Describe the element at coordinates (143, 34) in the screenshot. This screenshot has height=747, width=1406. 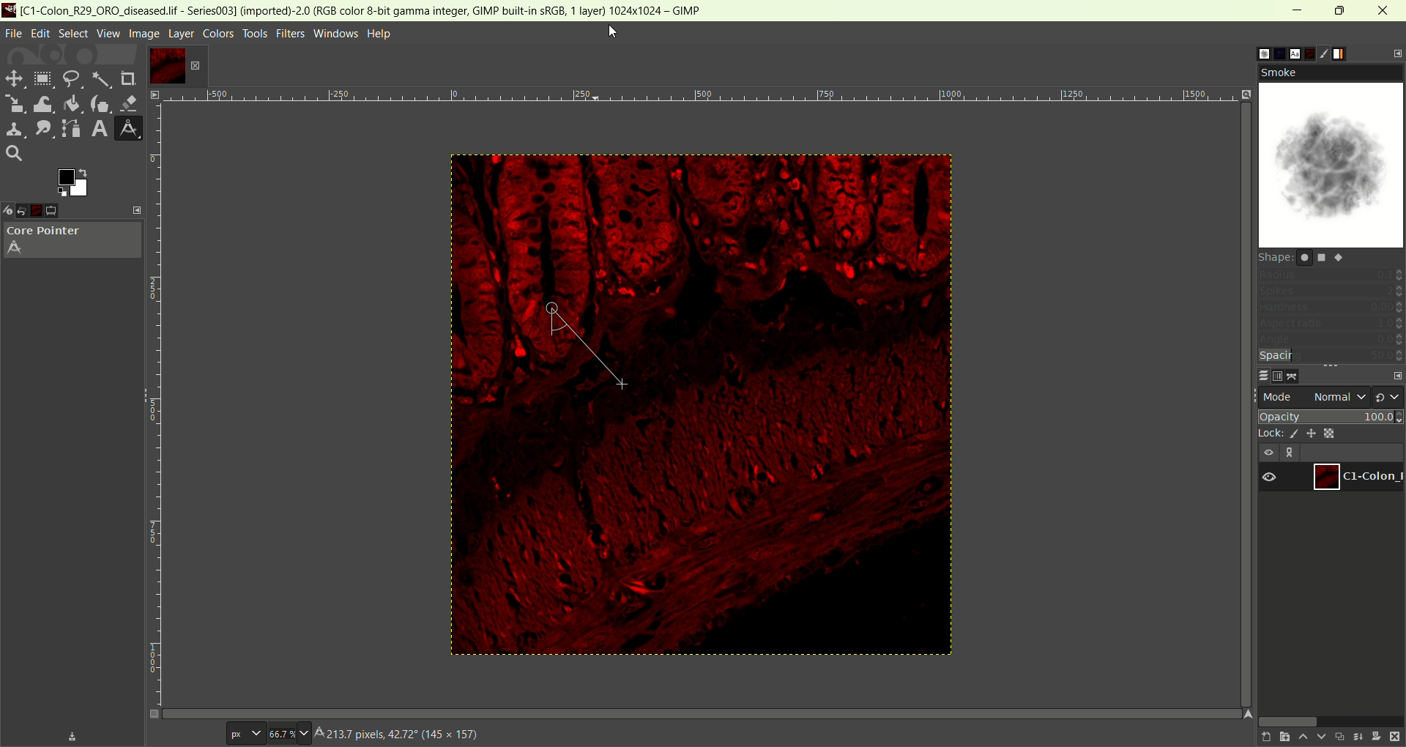
I see `image` at that location.